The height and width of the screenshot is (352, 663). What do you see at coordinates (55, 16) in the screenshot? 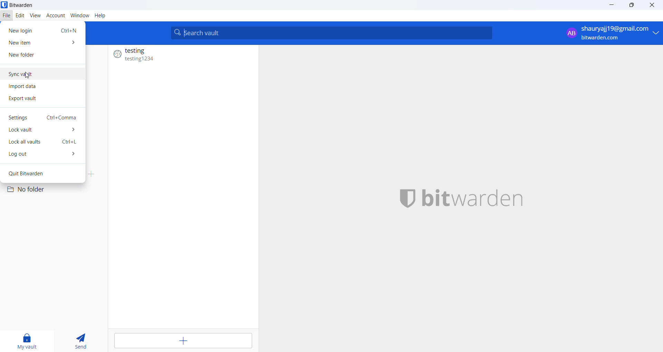
I see `account` at bounding box center [55, 16].